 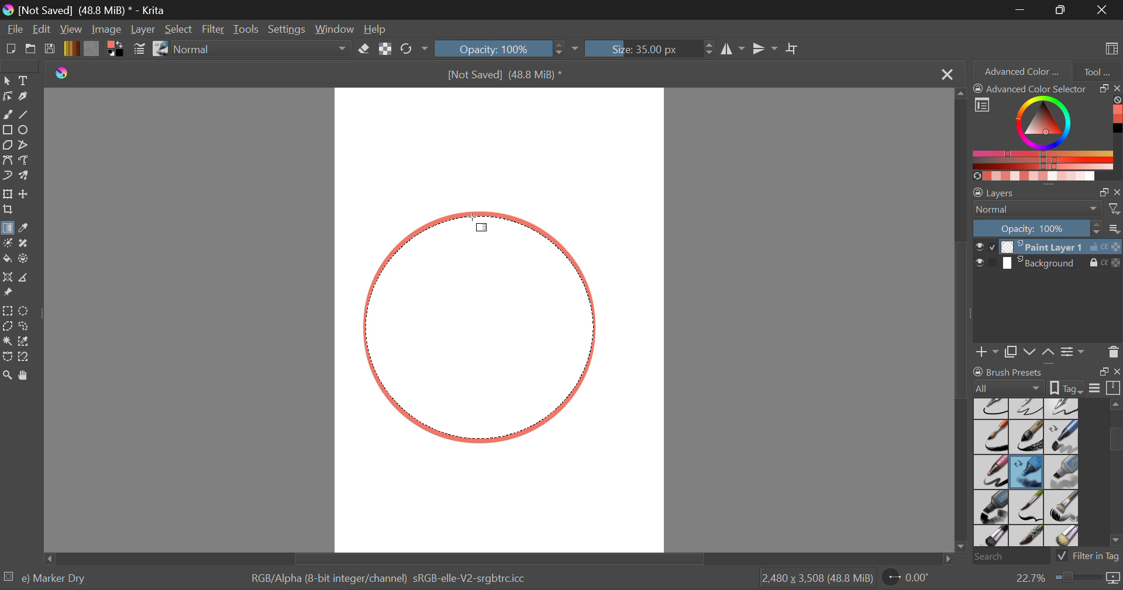 What do you see at coordinates (115, 49) in the screenshot?
I see `Colors in Use` at bounding box center [115, 49].